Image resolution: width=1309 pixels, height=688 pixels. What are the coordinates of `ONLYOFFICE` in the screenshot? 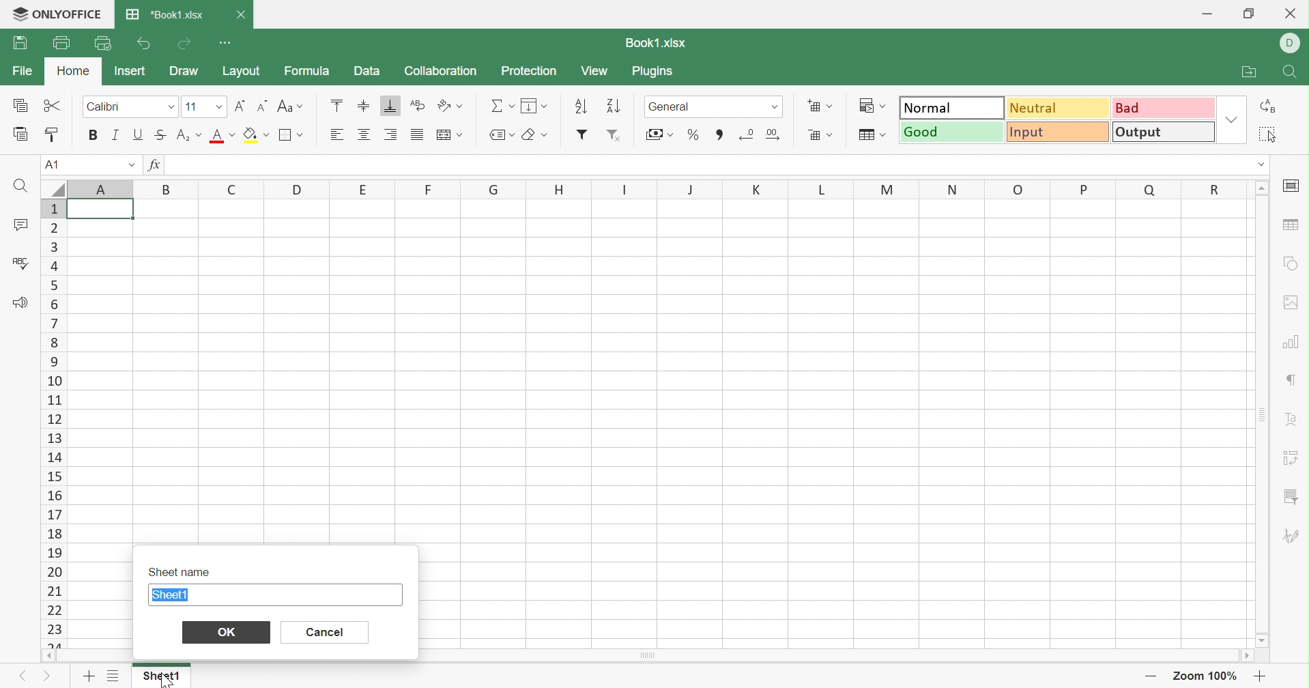 It's located at (58, 14).